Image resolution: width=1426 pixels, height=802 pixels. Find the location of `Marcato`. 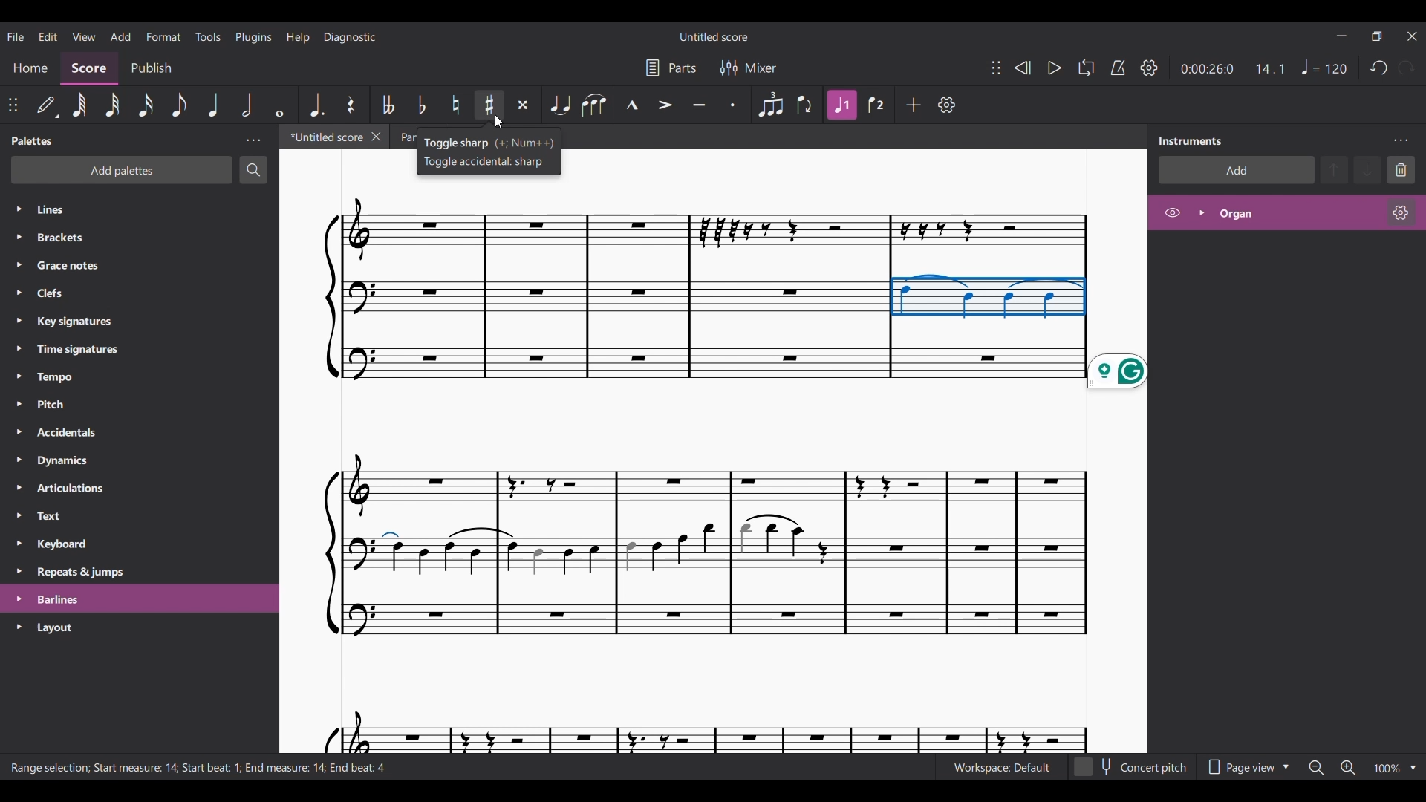

Marcato is located at coordinates (631, 105).